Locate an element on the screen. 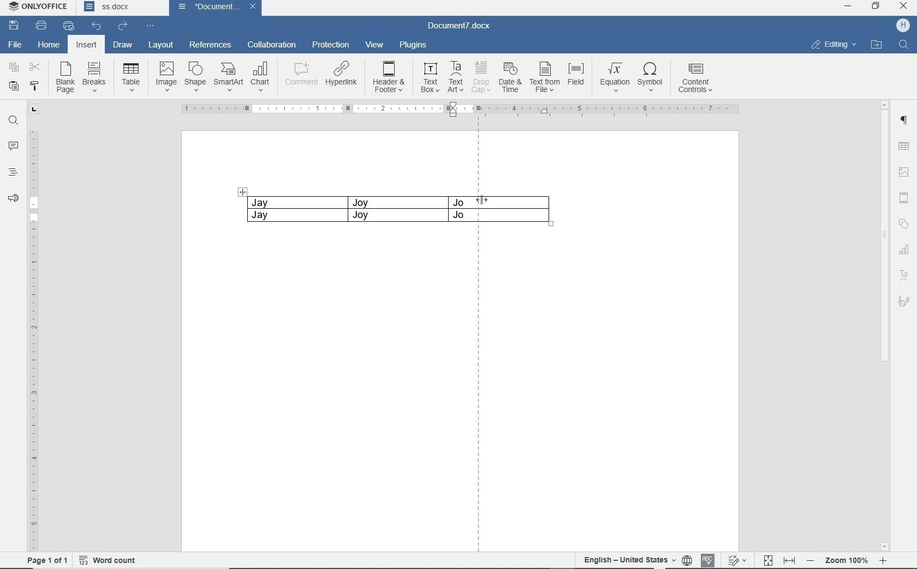  WORD COUNT is located at coordinates (110, 559).